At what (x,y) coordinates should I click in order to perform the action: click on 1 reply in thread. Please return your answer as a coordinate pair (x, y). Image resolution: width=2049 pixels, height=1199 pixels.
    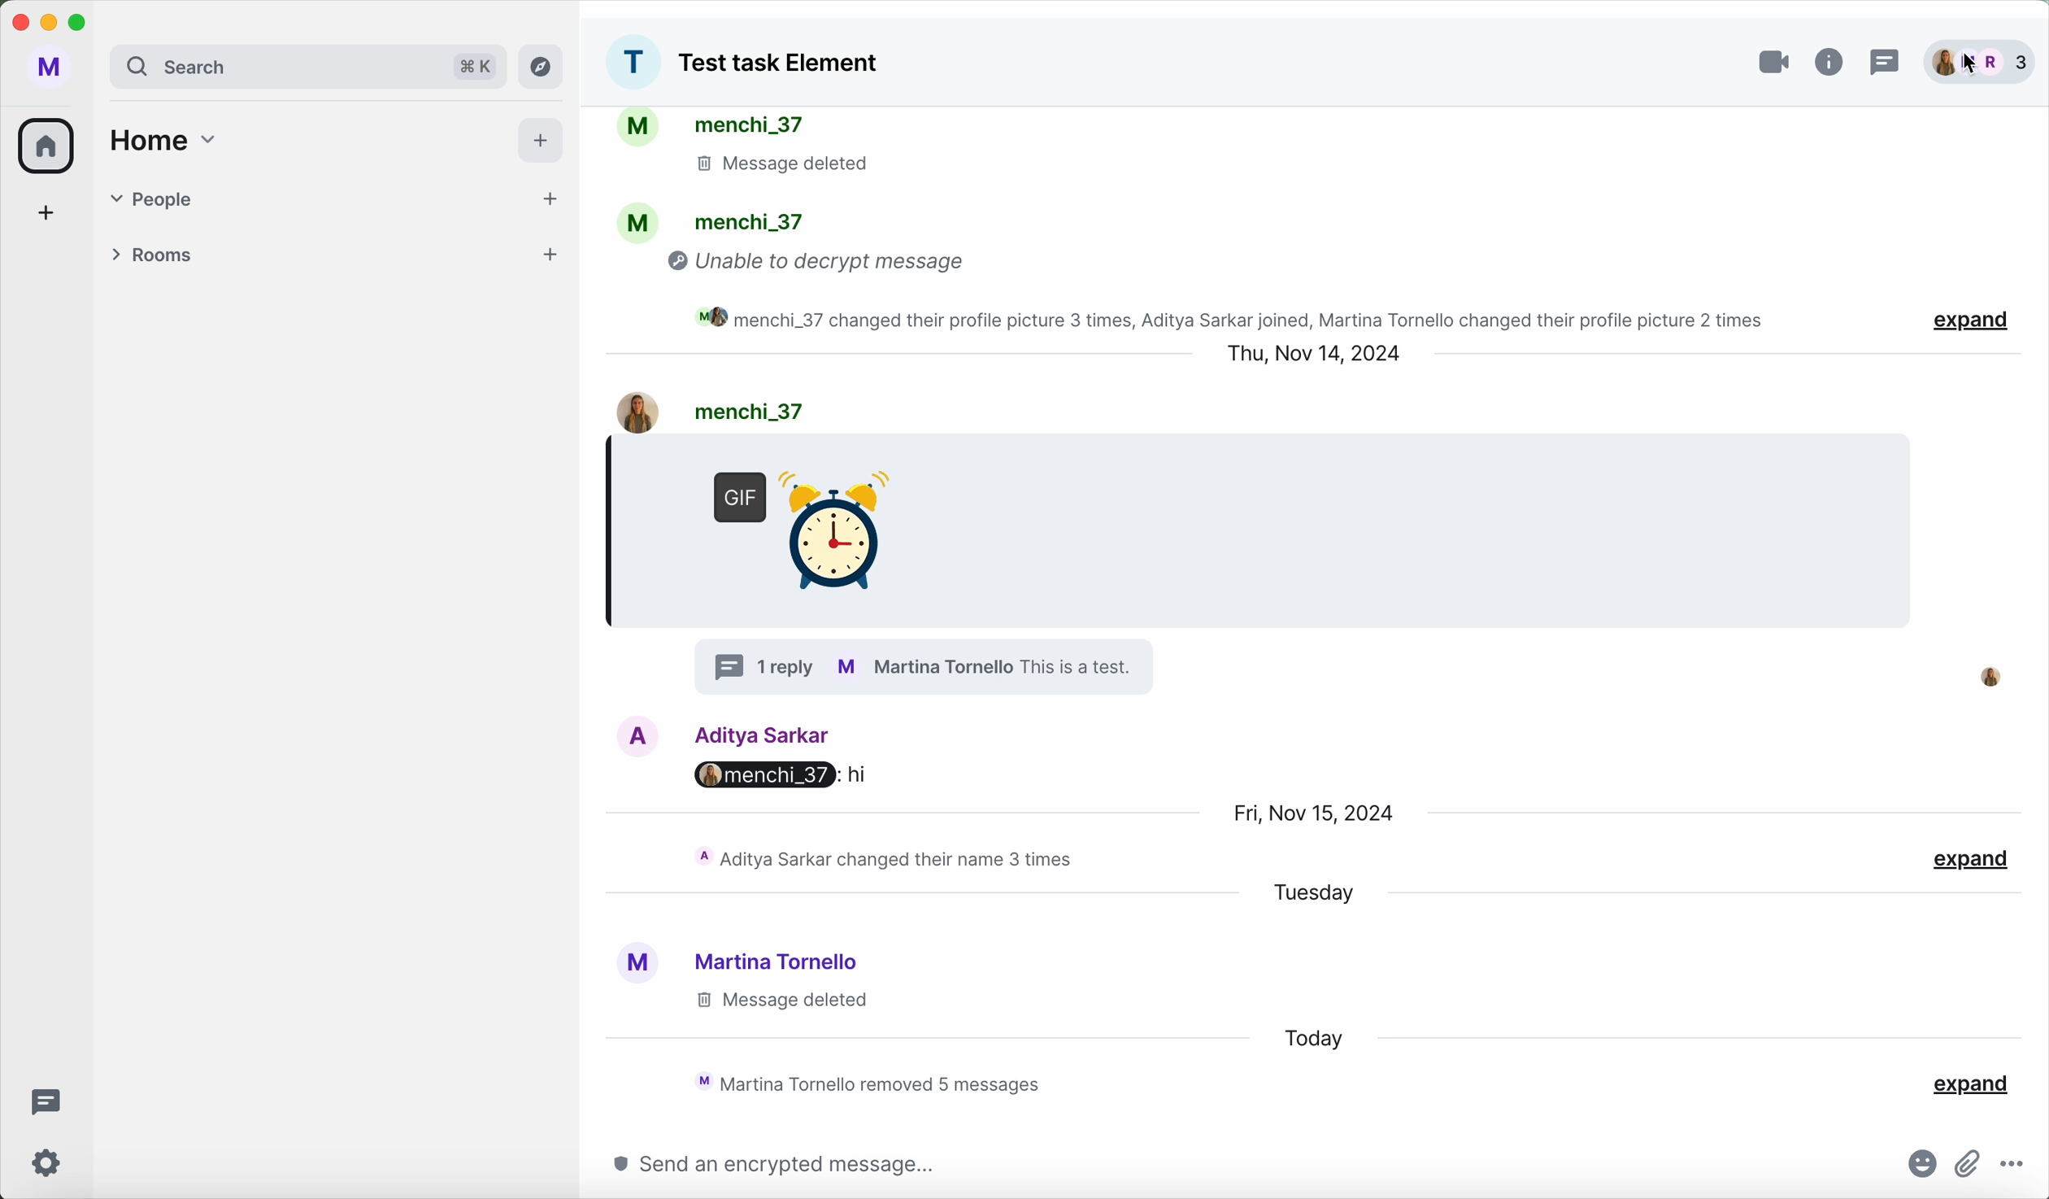
    Looking at the image, I should click on (758, 666).